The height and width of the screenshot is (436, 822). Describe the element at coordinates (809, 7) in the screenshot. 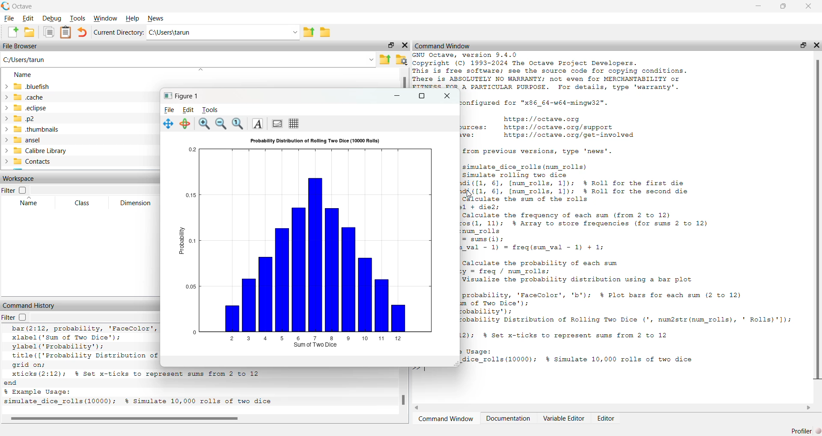

I see `close` at that location.